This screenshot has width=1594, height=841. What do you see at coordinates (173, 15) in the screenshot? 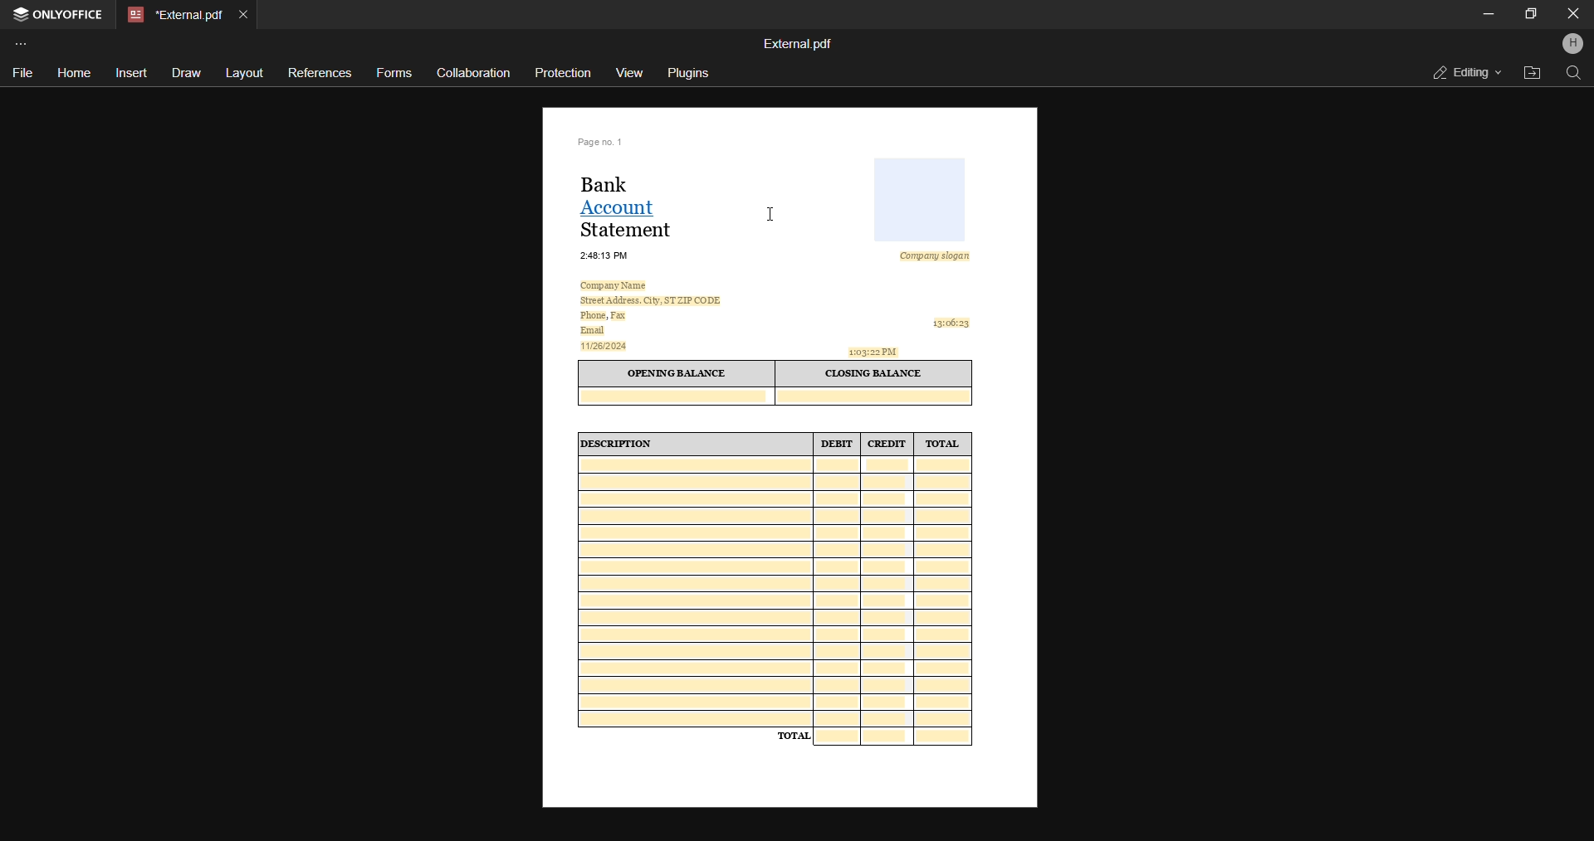
I see `External.pdf(current open tab)` at bounding box center [173, 15].